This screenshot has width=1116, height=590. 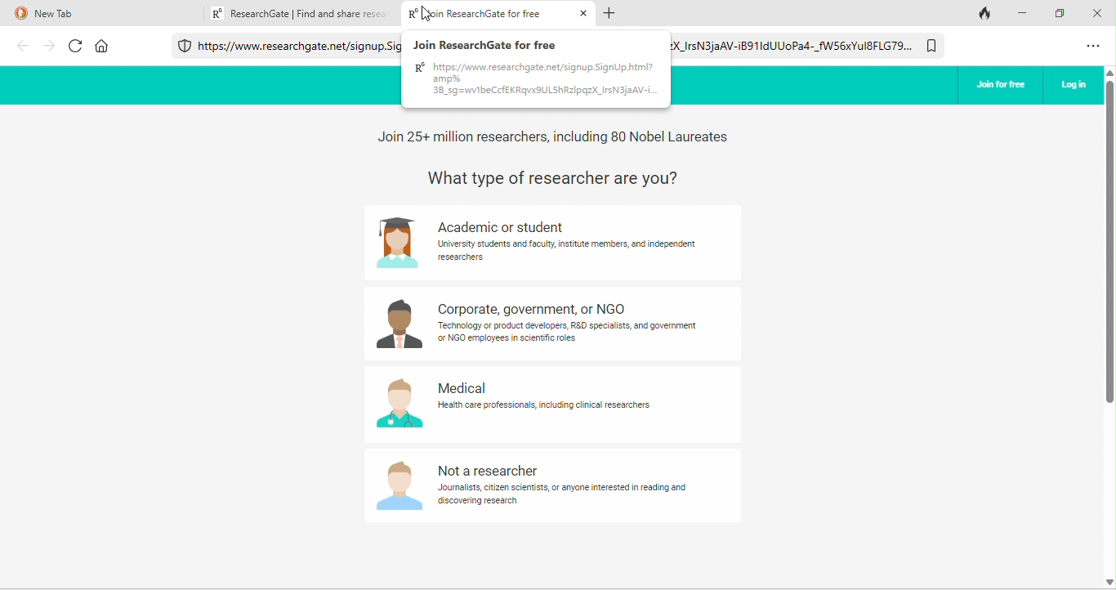 I want to click on add, so click(x=612, y=12).